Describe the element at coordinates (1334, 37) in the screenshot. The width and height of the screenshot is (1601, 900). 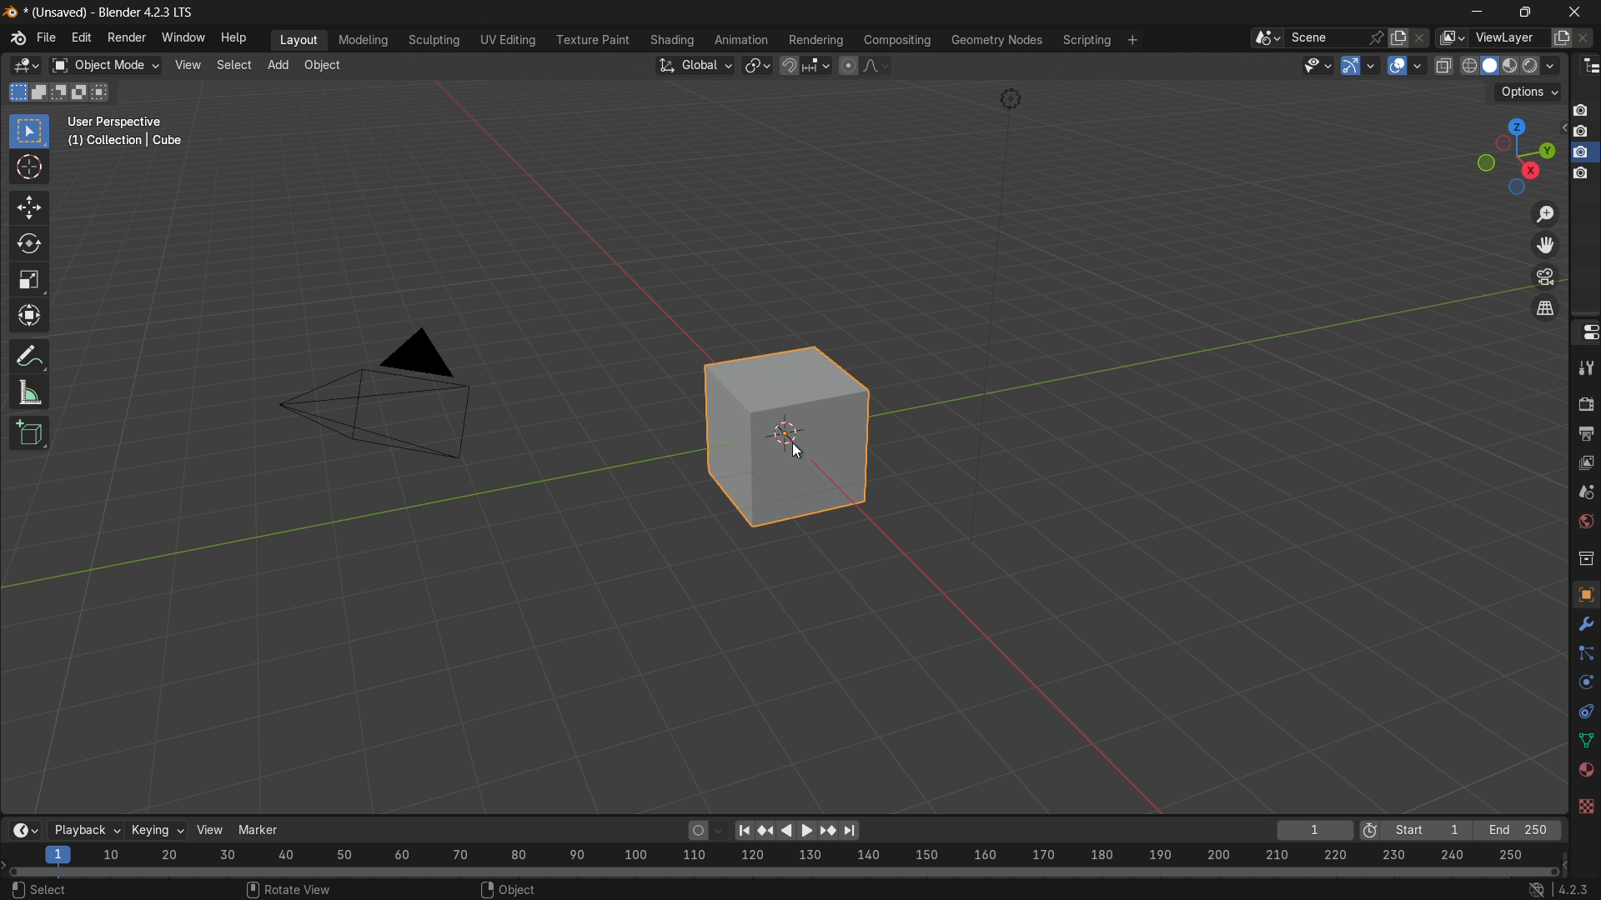
I see `scene` at that location.